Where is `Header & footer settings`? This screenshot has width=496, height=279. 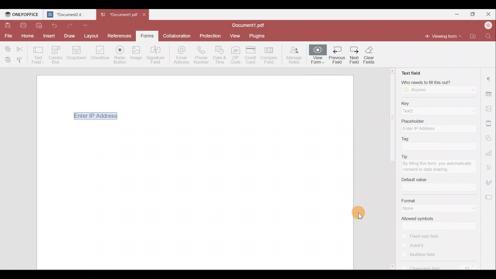 Header & footer settings is located at coordinates (490, 123).